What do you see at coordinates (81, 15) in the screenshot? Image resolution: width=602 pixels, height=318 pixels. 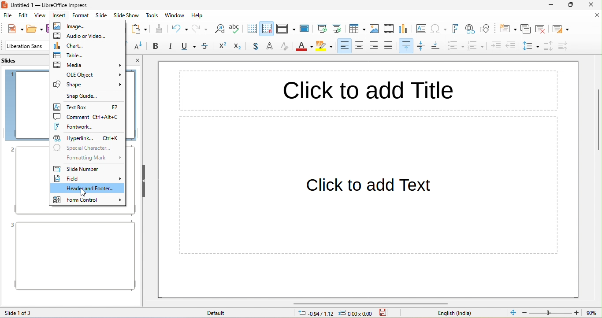 I see `format` at bounding box center [81, 15].